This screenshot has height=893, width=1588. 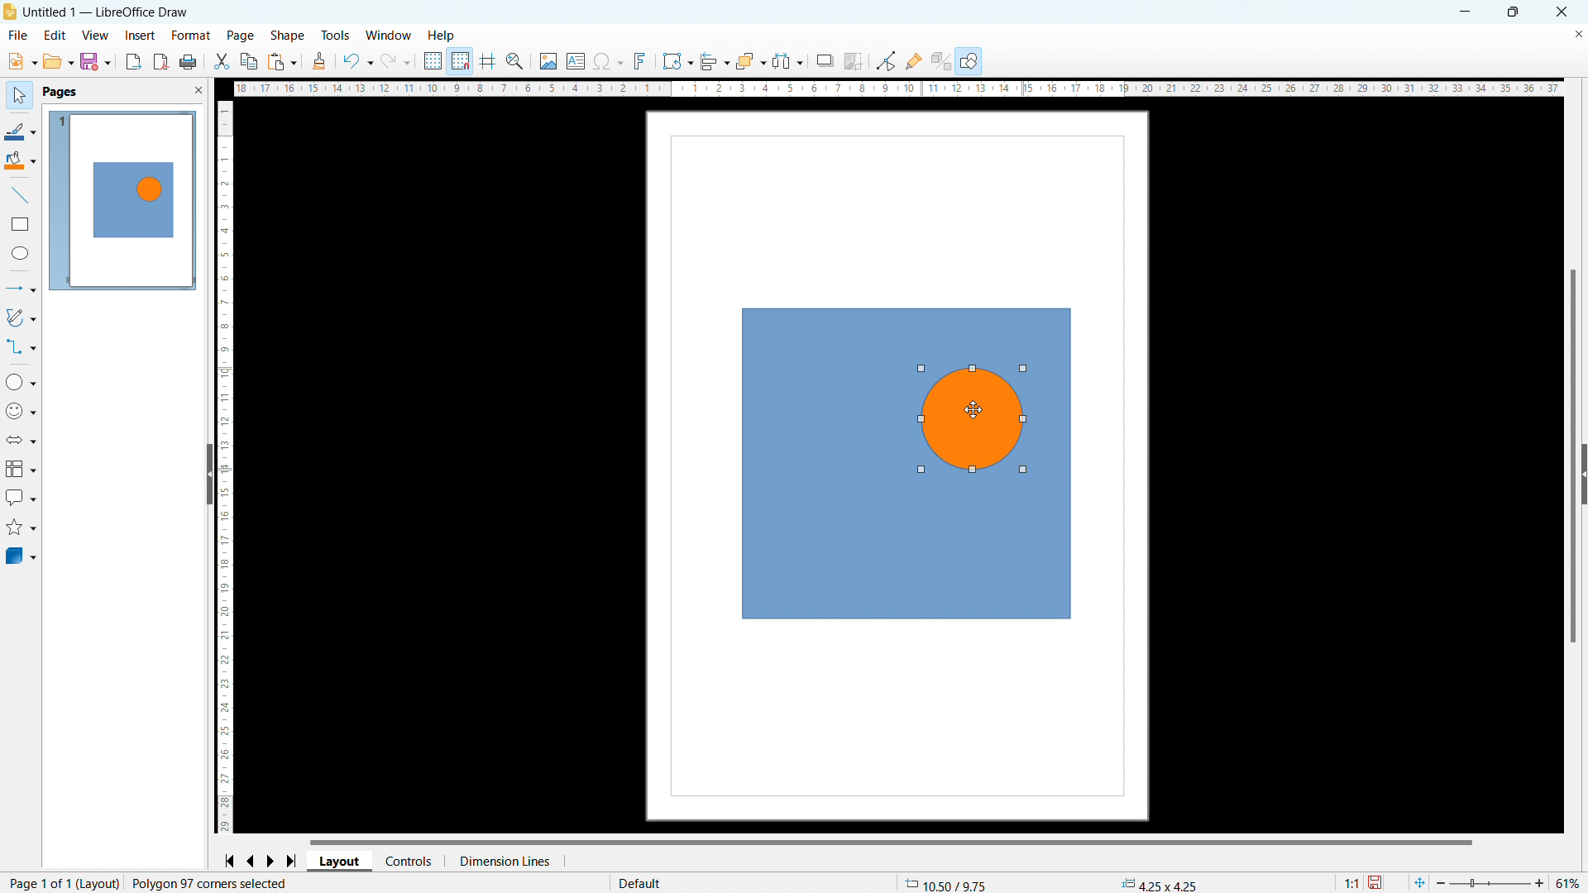 What do you see at coordinates (951, 881) in the screenshot?
I see `10.50/9.7` at bounding box center [951, 881].